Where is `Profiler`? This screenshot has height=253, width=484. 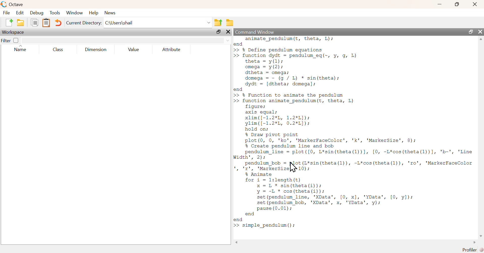 Profiler is located at coordinates (473, 250).